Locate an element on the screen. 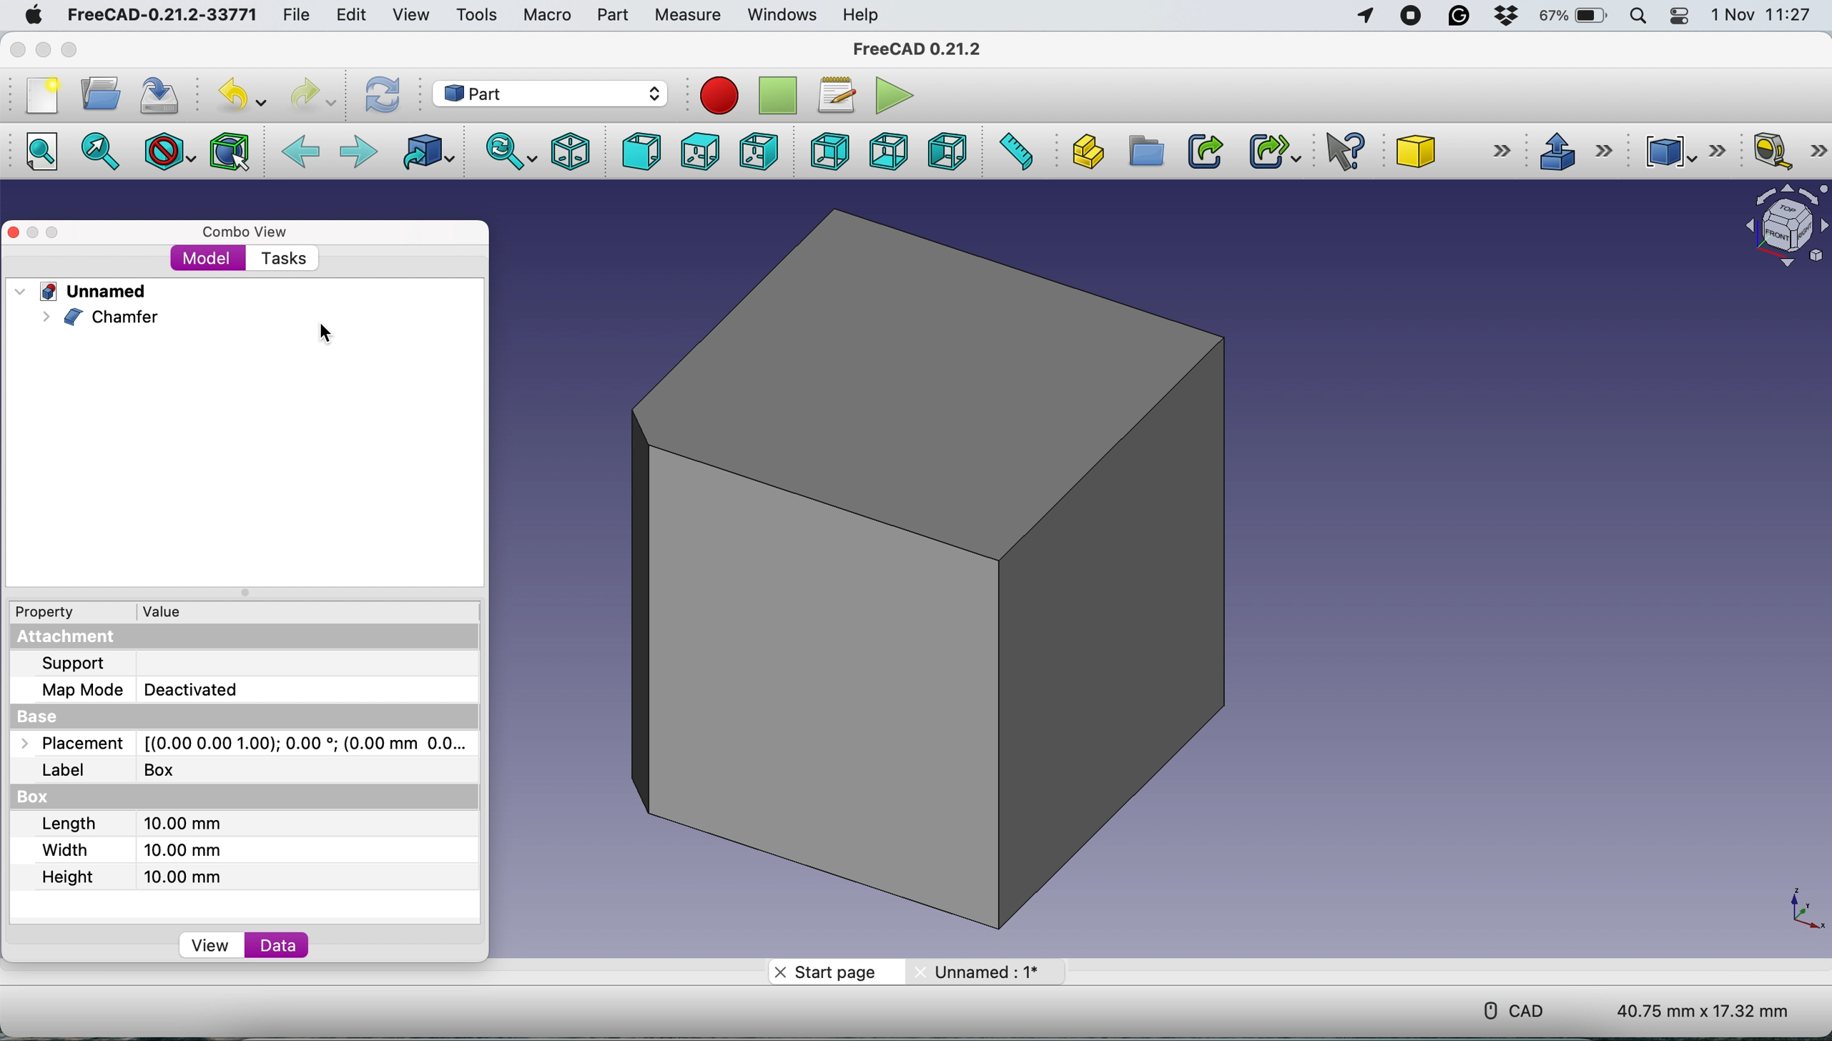  edit is located at coordinates (355, 16).